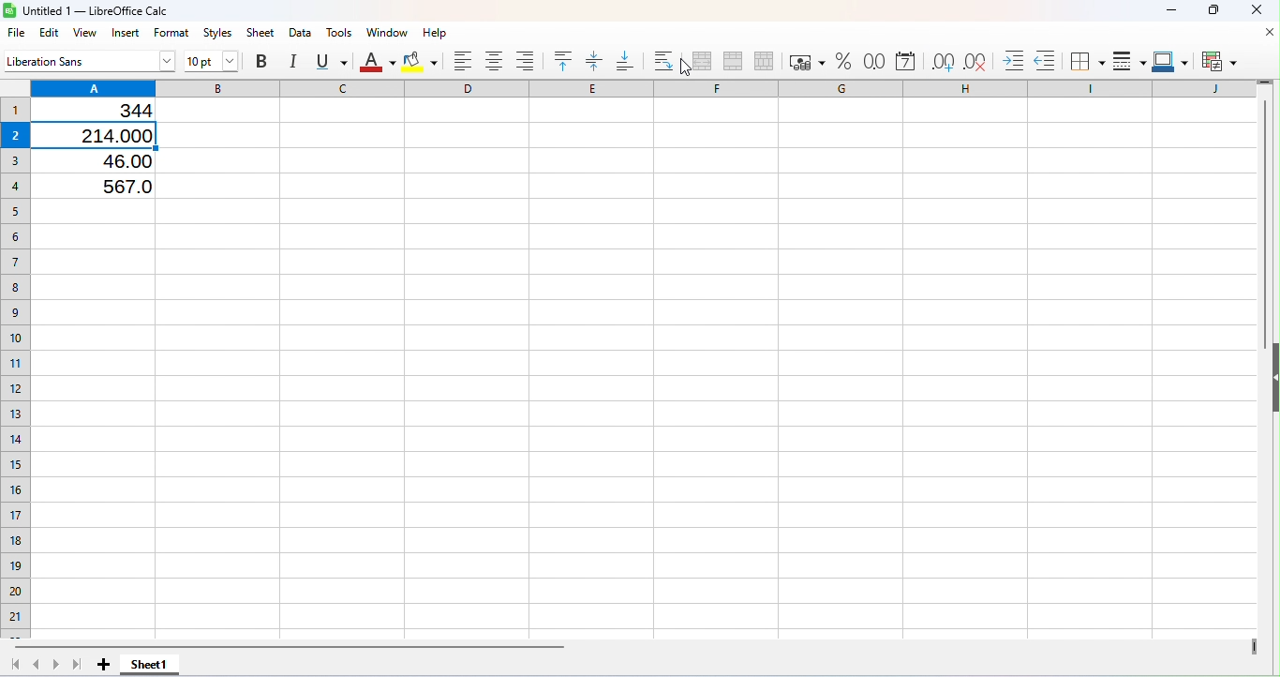  Describe the element at coordinates (333, 59) in the screenshot. I see `Underline` at that location.